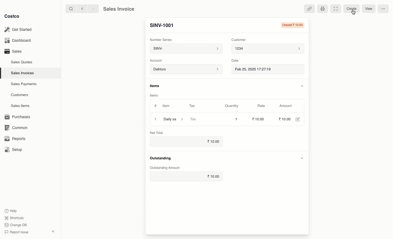 Image resolution: width=393 pixels, height=239 pixels. What do you see at coordinates (19, 106) in the screenshot?
I see `Sales Items.` at bounding box center [19, 106].